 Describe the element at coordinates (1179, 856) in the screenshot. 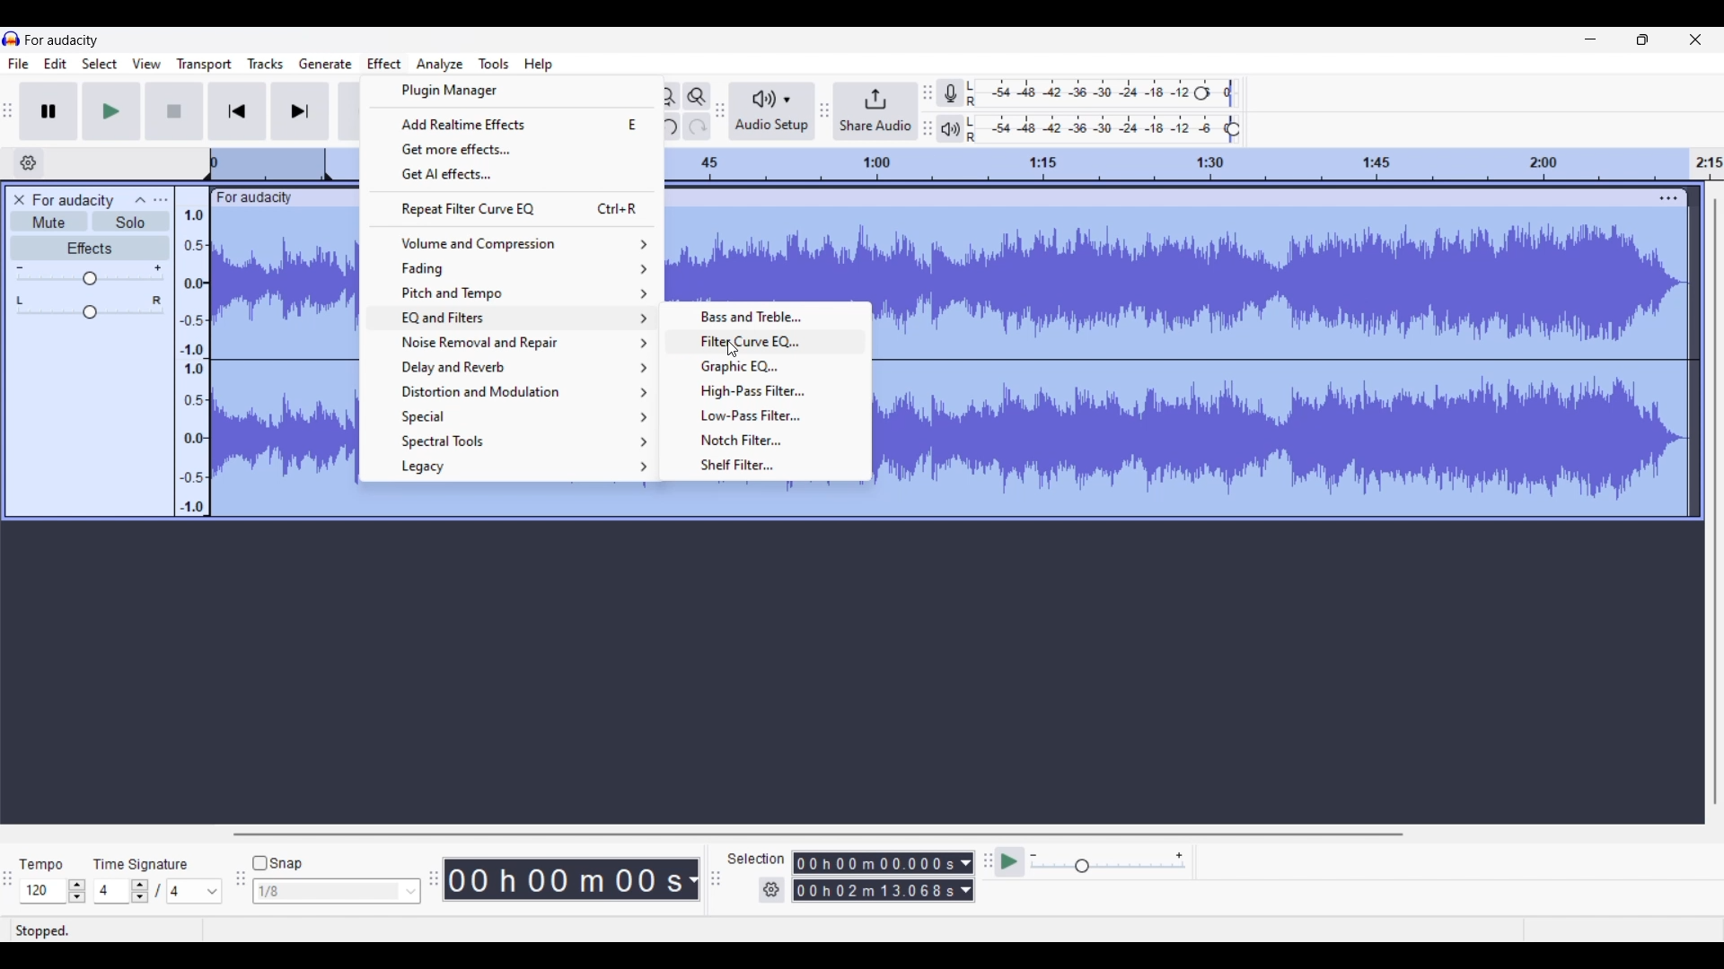

I see `Max. playback speed` at that location.